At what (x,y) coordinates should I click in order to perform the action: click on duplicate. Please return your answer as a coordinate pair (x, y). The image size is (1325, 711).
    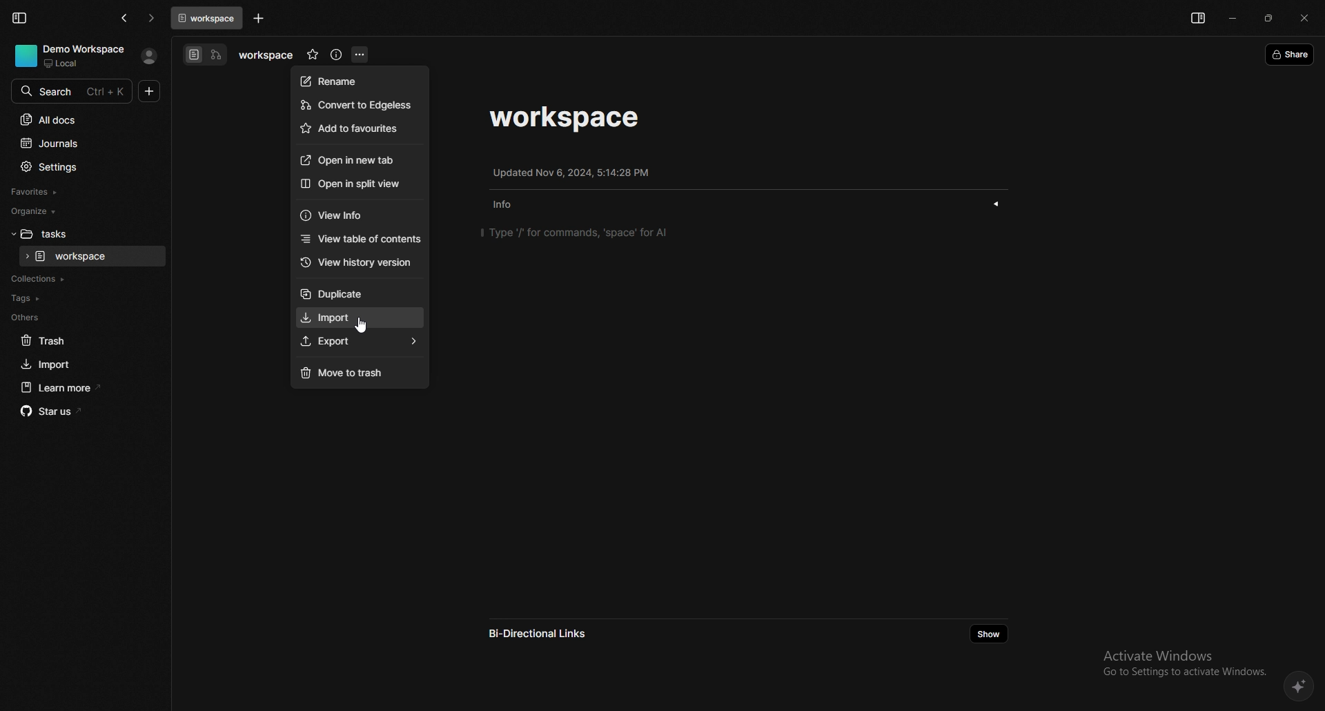
    Looking at the image, I should click on (361, 294).